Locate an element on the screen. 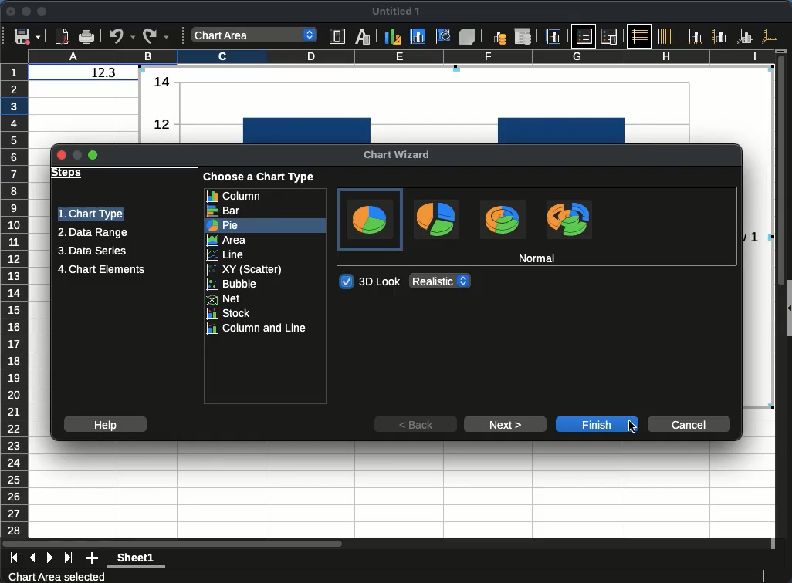 The width and height of the screenshot is (792, 583). net is located at coordinates (266, 299).